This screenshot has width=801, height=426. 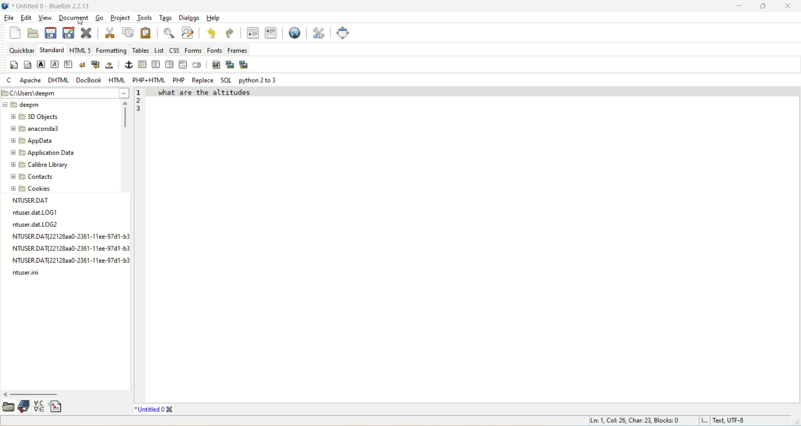 What do you see at coordinates (37, 129) in the screenshot?
I see `anaconda` at bounding box center [37, 129].